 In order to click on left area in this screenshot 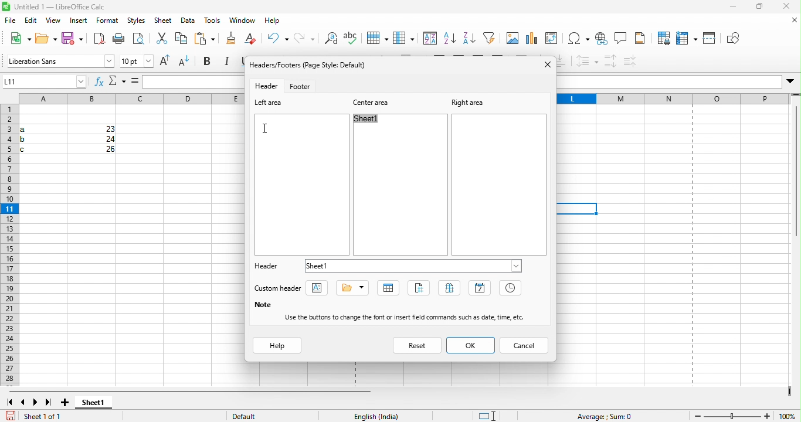, I will do `click(274, 104)`.